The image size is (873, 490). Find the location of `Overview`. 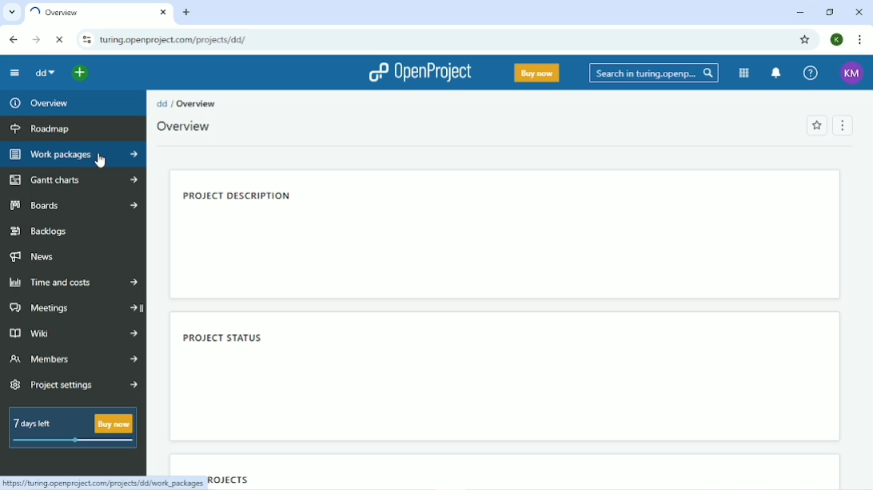

Overview is located at coordinates (201, 103).